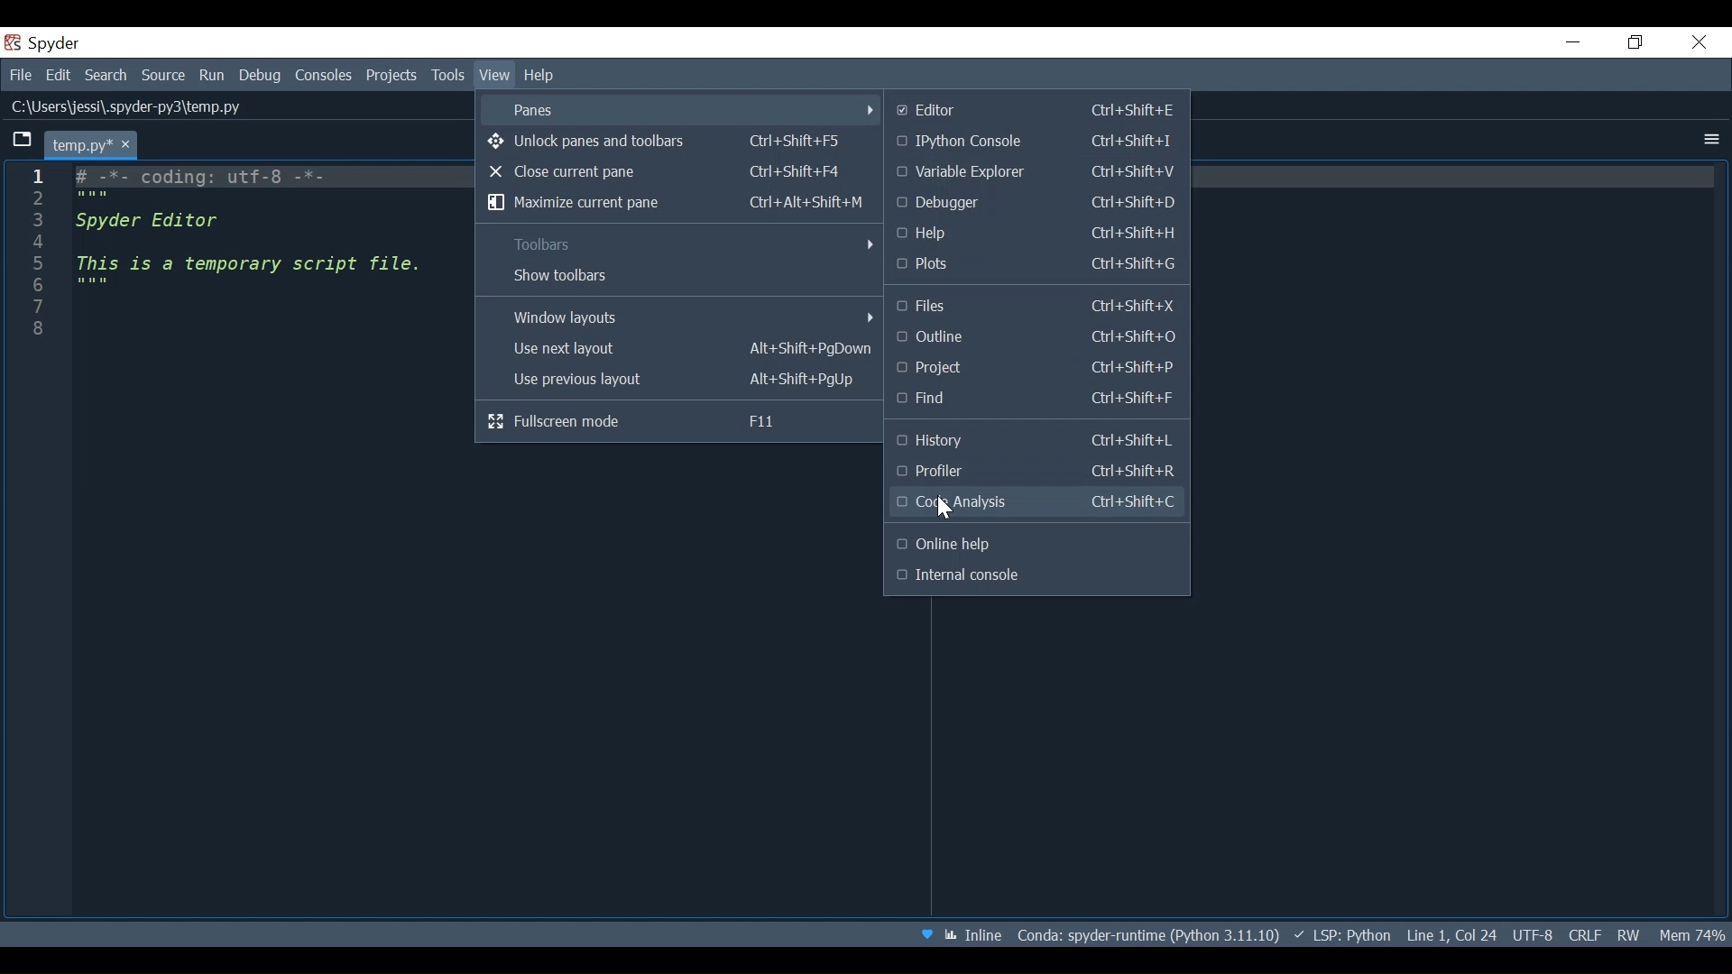  What do you see at coordinates (677, 202) in the screenshot?
I see `Maximize current pane` at bounding box center [677, 202].